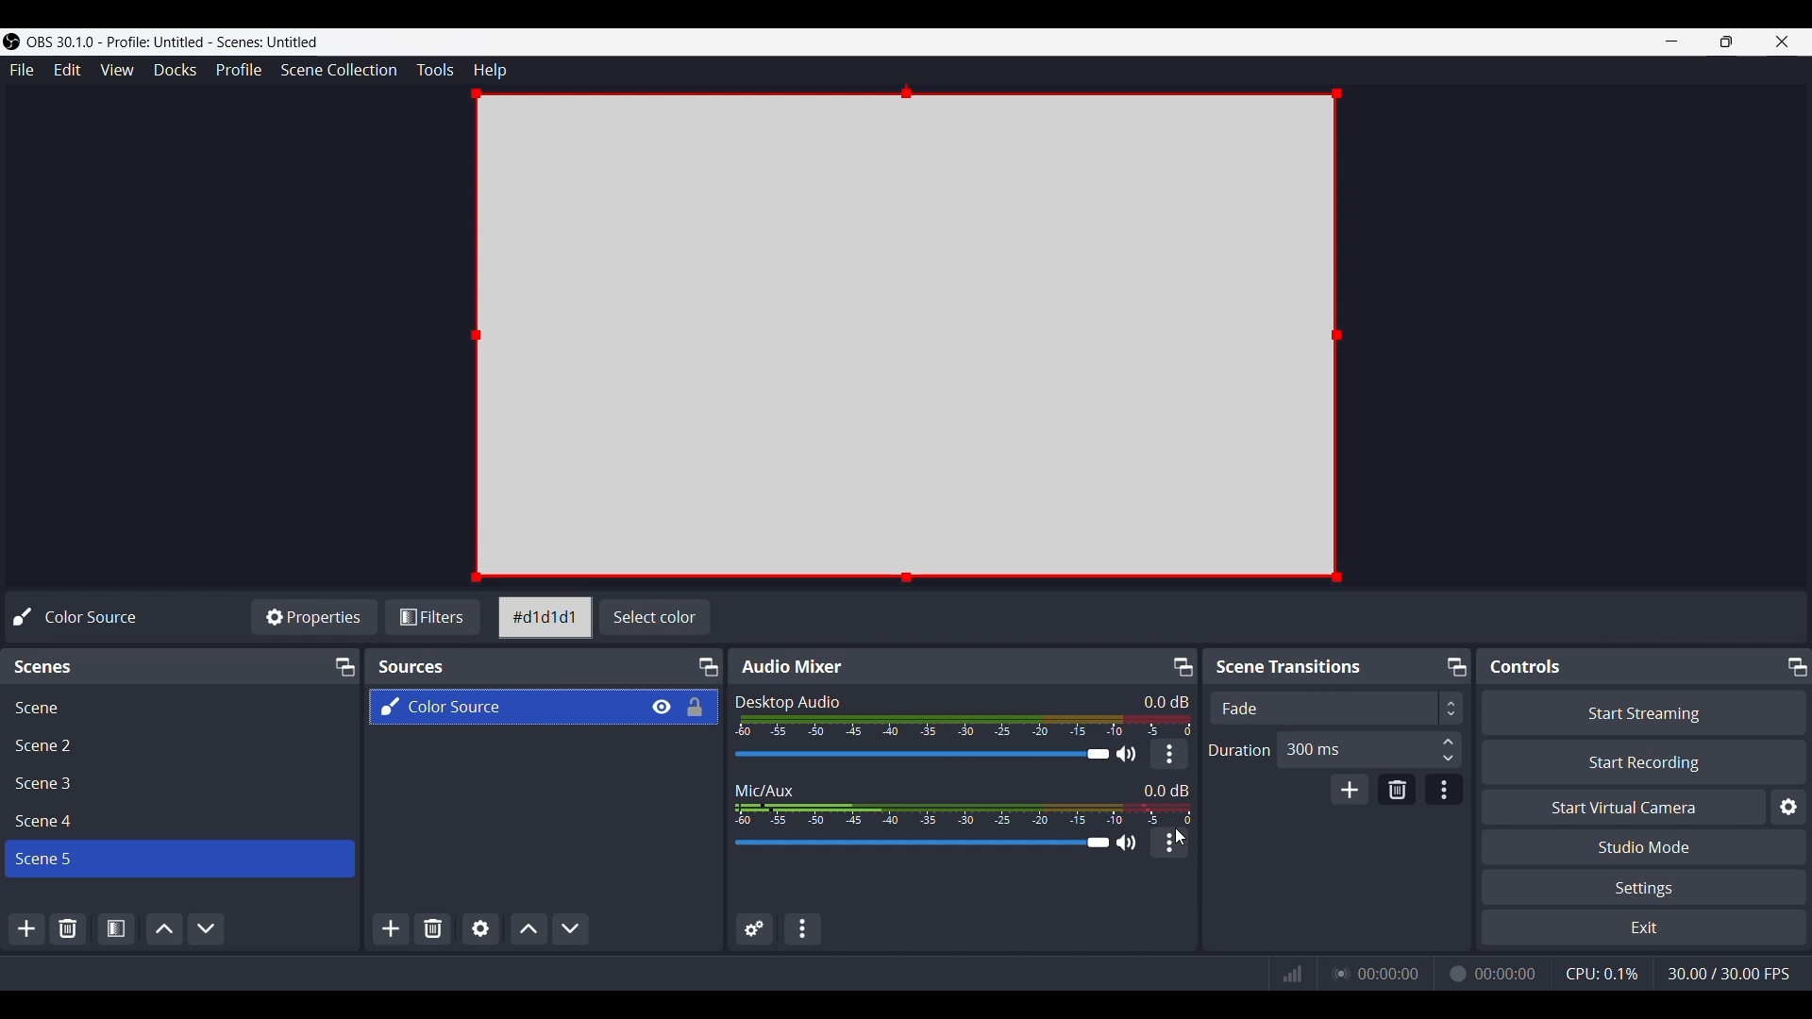 This screenshot has height=1019, width=1812. I want to click on Start Streaming, so click(1641, 710).